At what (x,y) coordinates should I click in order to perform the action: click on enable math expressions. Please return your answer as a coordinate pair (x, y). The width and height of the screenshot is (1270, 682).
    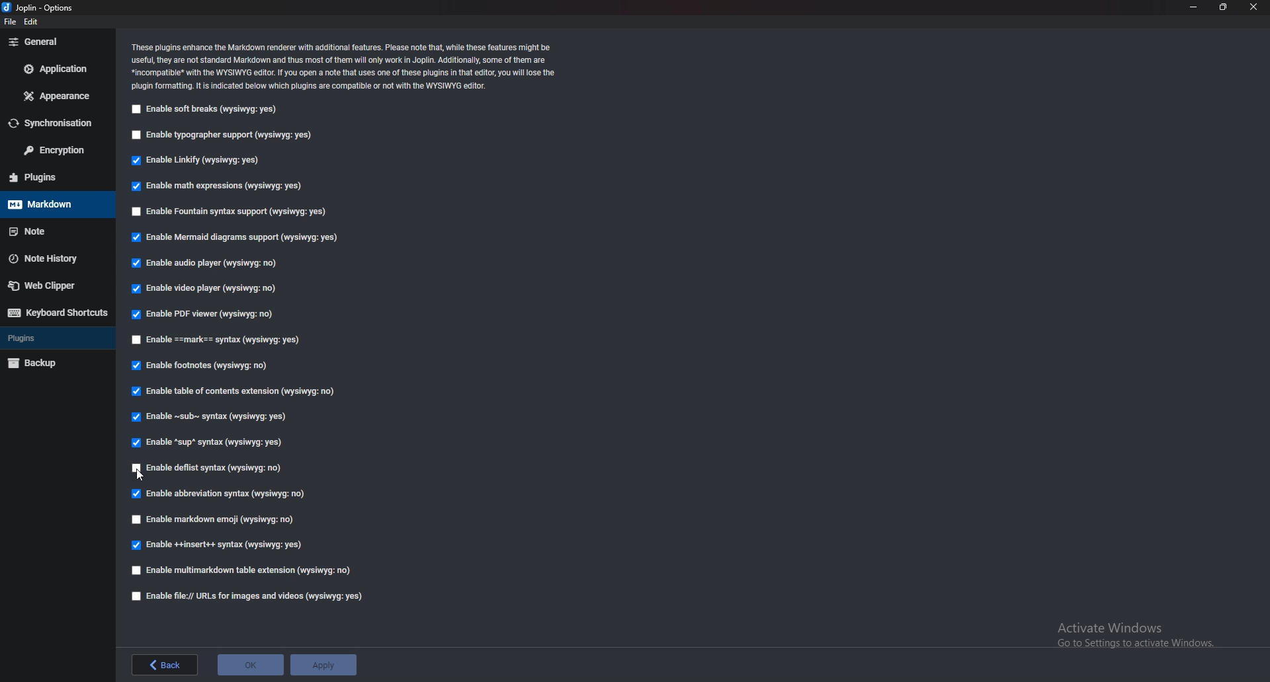
    Looking at the image, I should click on (220, 186).